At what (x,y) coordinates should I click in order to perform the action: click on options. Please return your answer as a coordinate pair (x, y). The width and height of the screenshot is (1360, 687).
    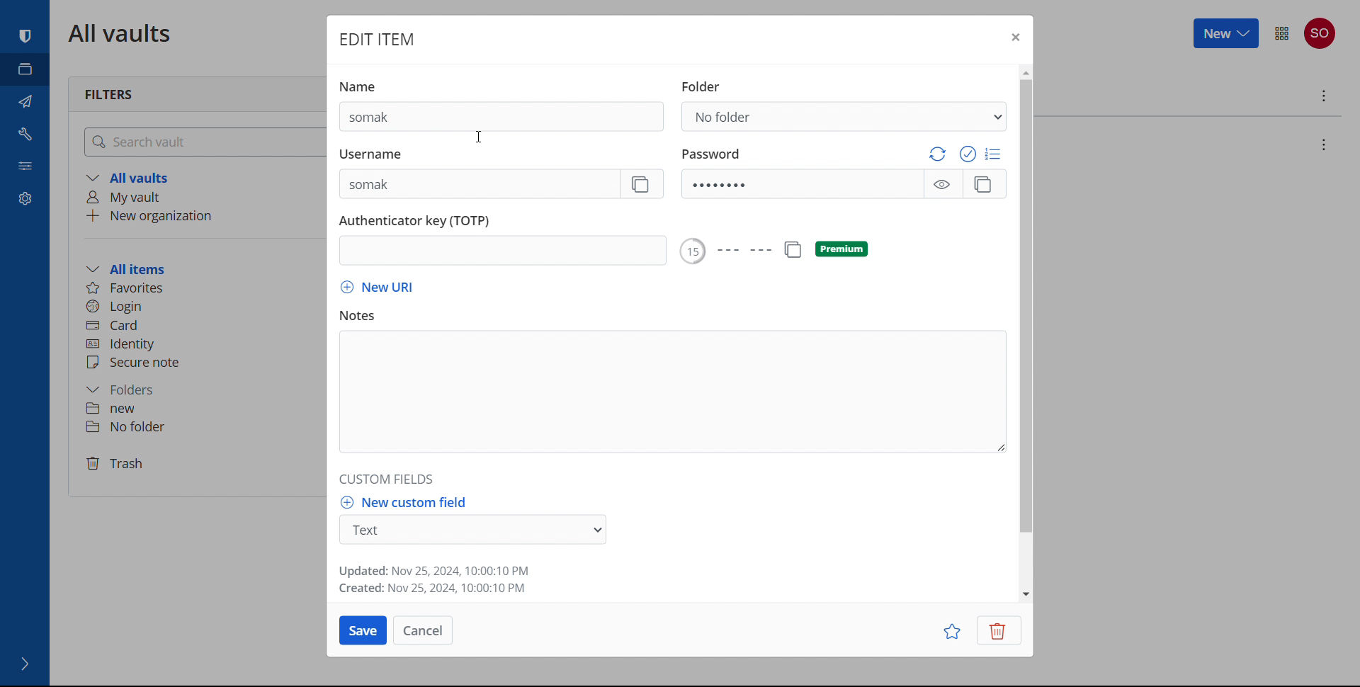
    Looking at the image, I should click on (1322, 144).